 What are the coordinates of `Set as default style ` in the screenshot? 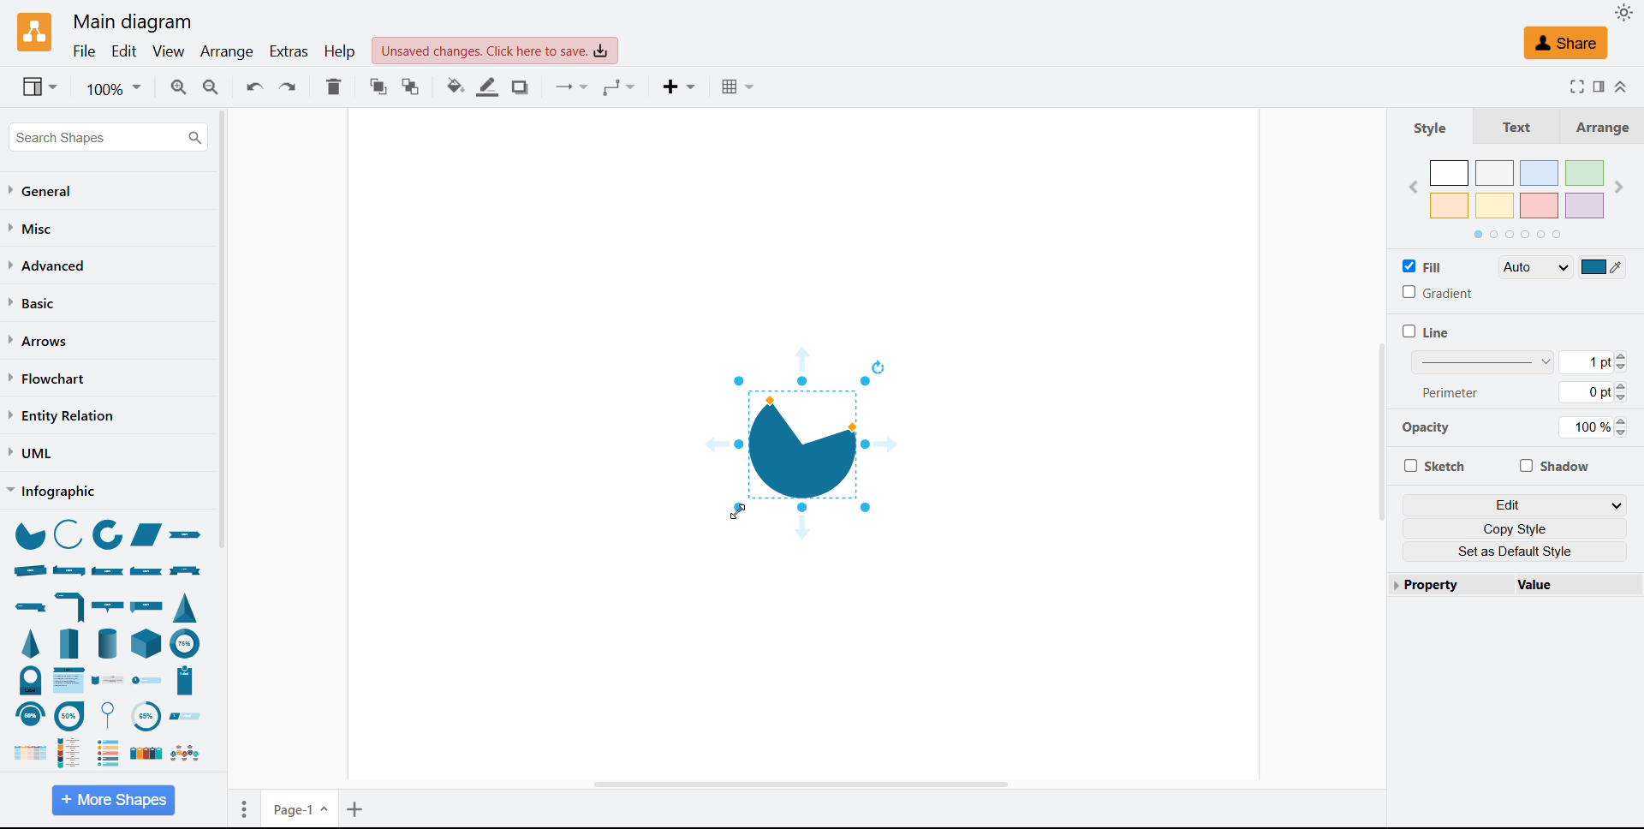 It's located at (1516, 552).